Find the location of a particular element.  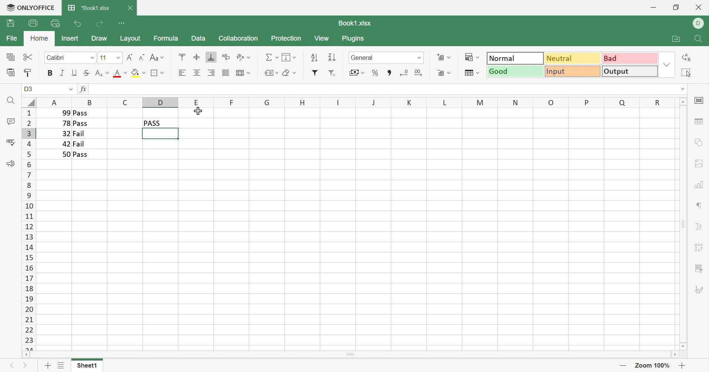

Drop down is located at coordinates (682, 89).